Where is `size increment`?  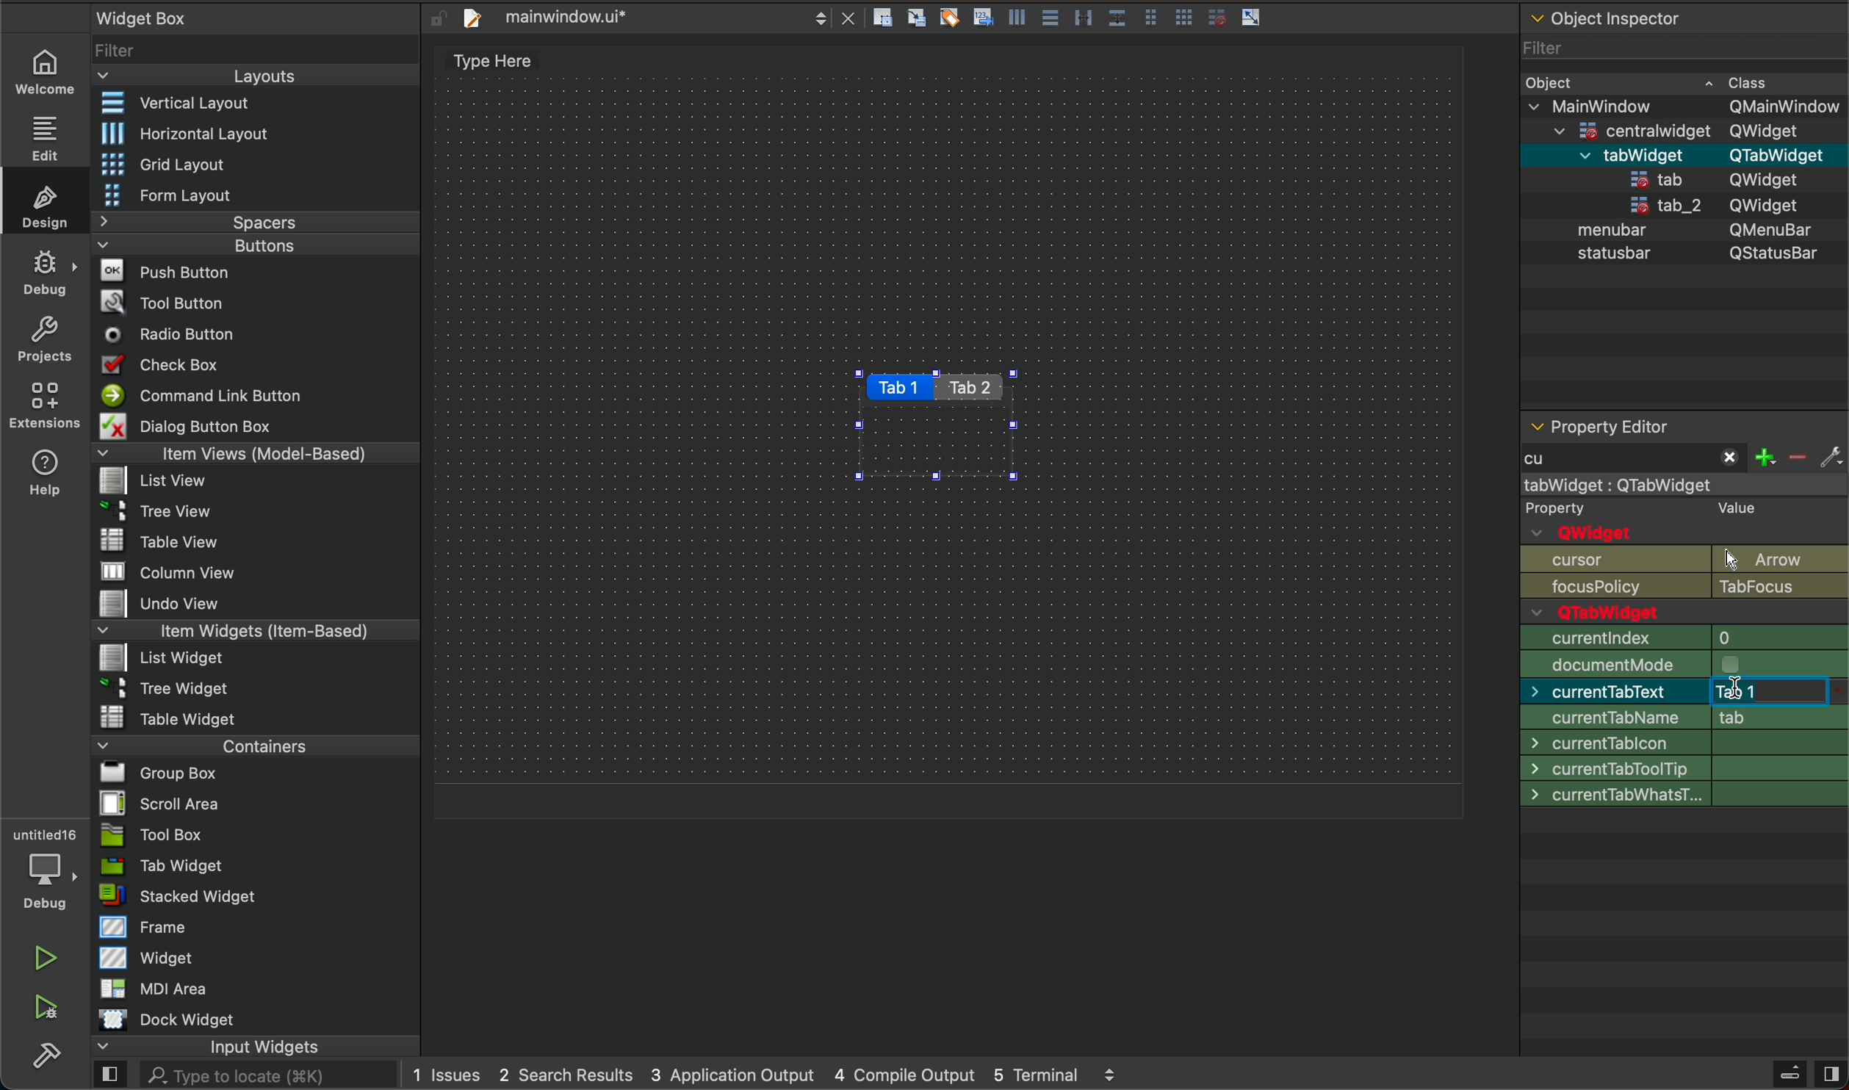 size increment is located at coordinates (1684, 741).